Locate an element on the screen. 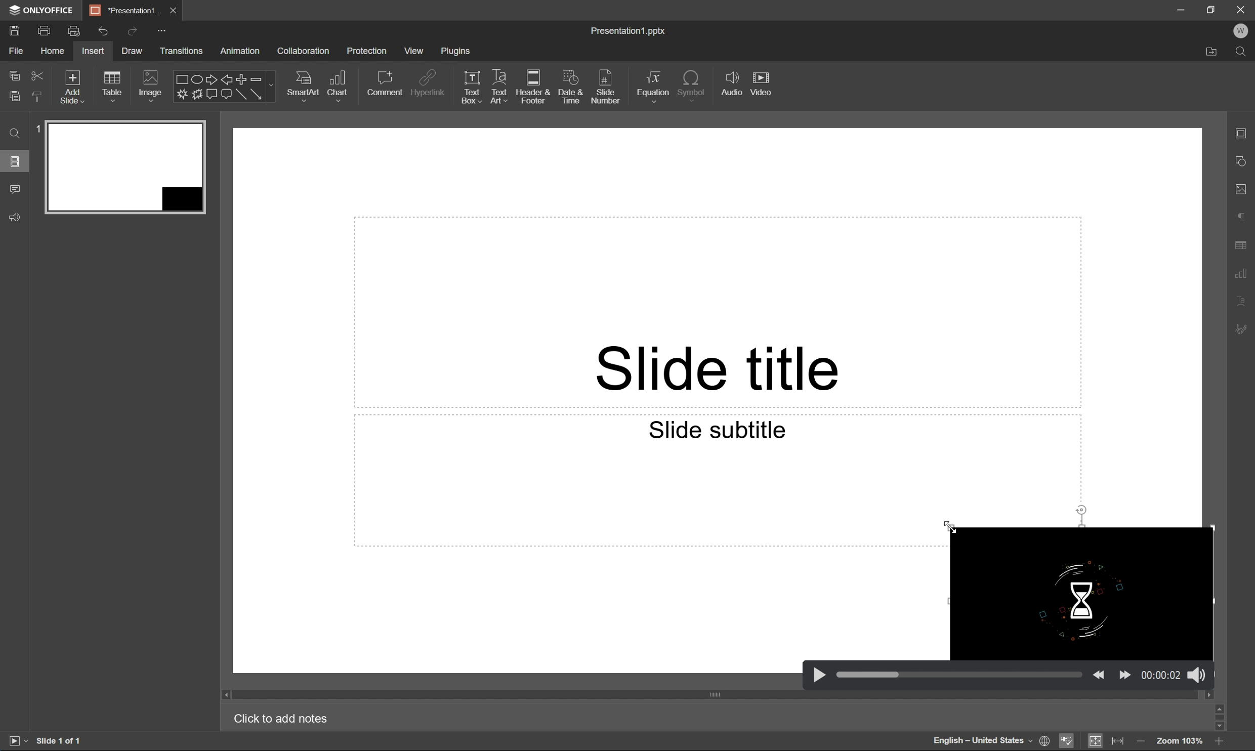 The height and width of the screenshot is (751, 1255). shapes is located at coordinates (224, 86).